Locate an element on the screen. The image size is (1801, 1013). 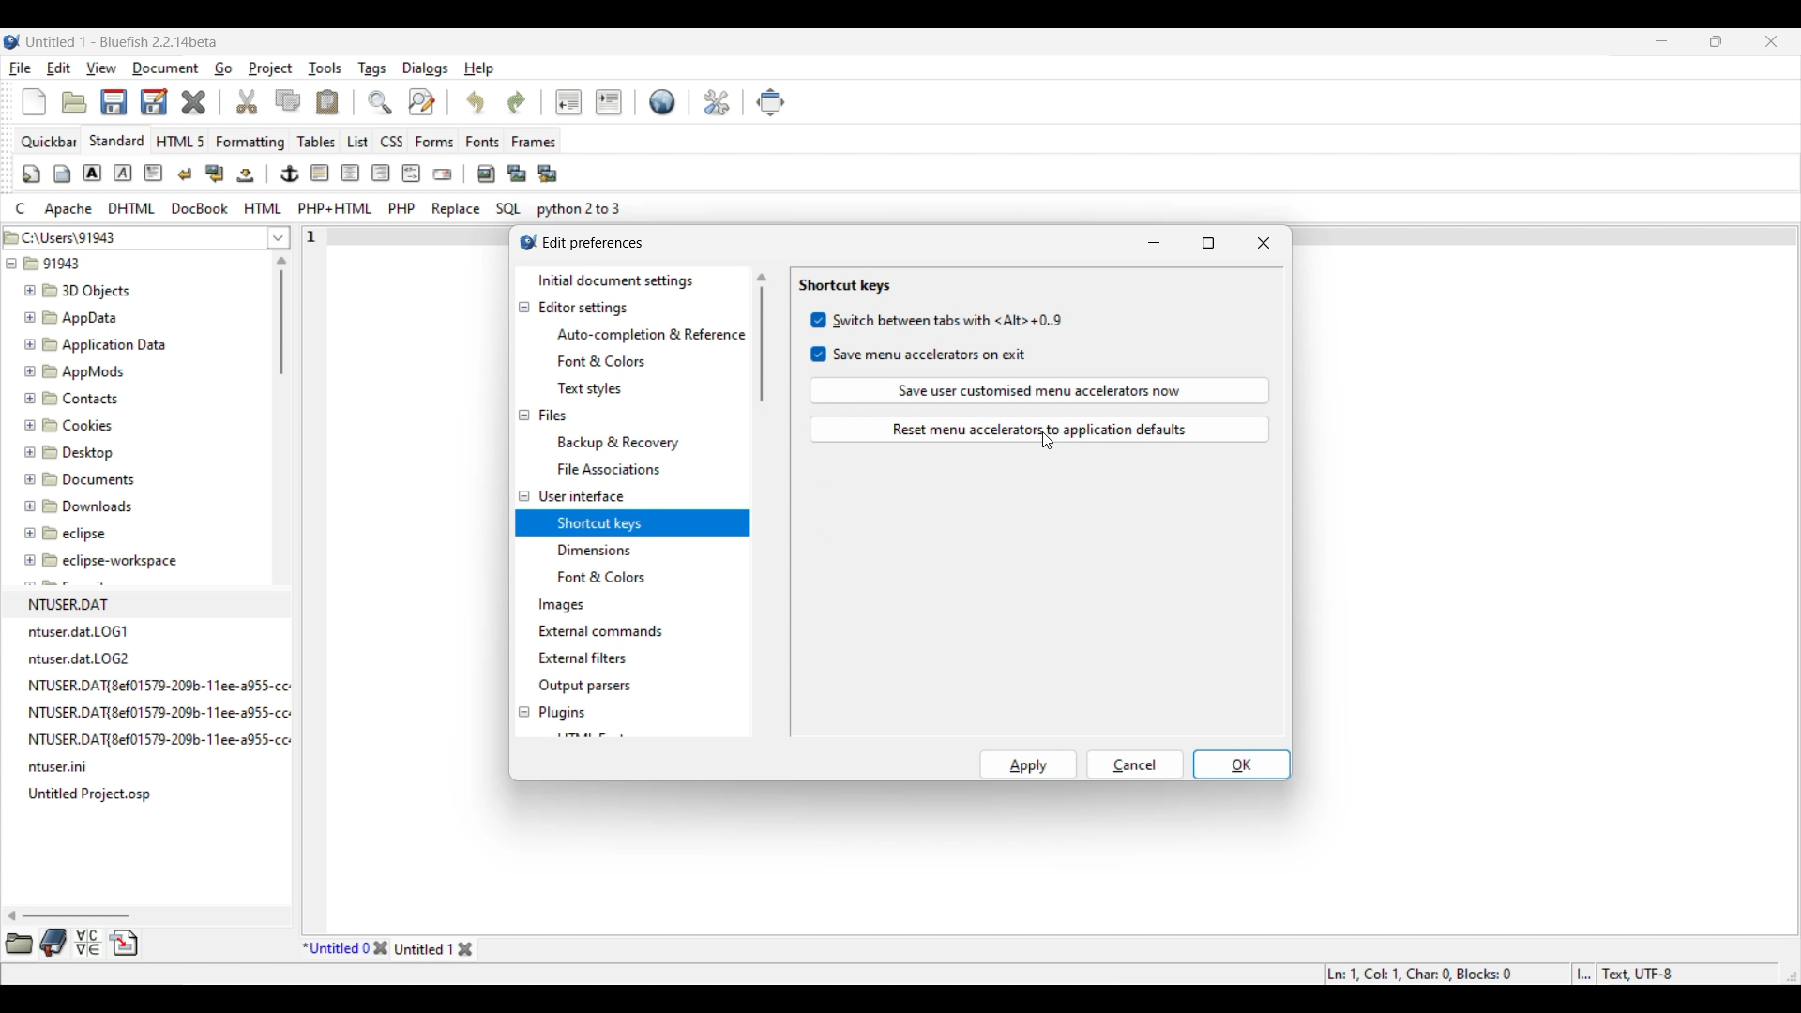
Open is located at coordinates (74, 102).